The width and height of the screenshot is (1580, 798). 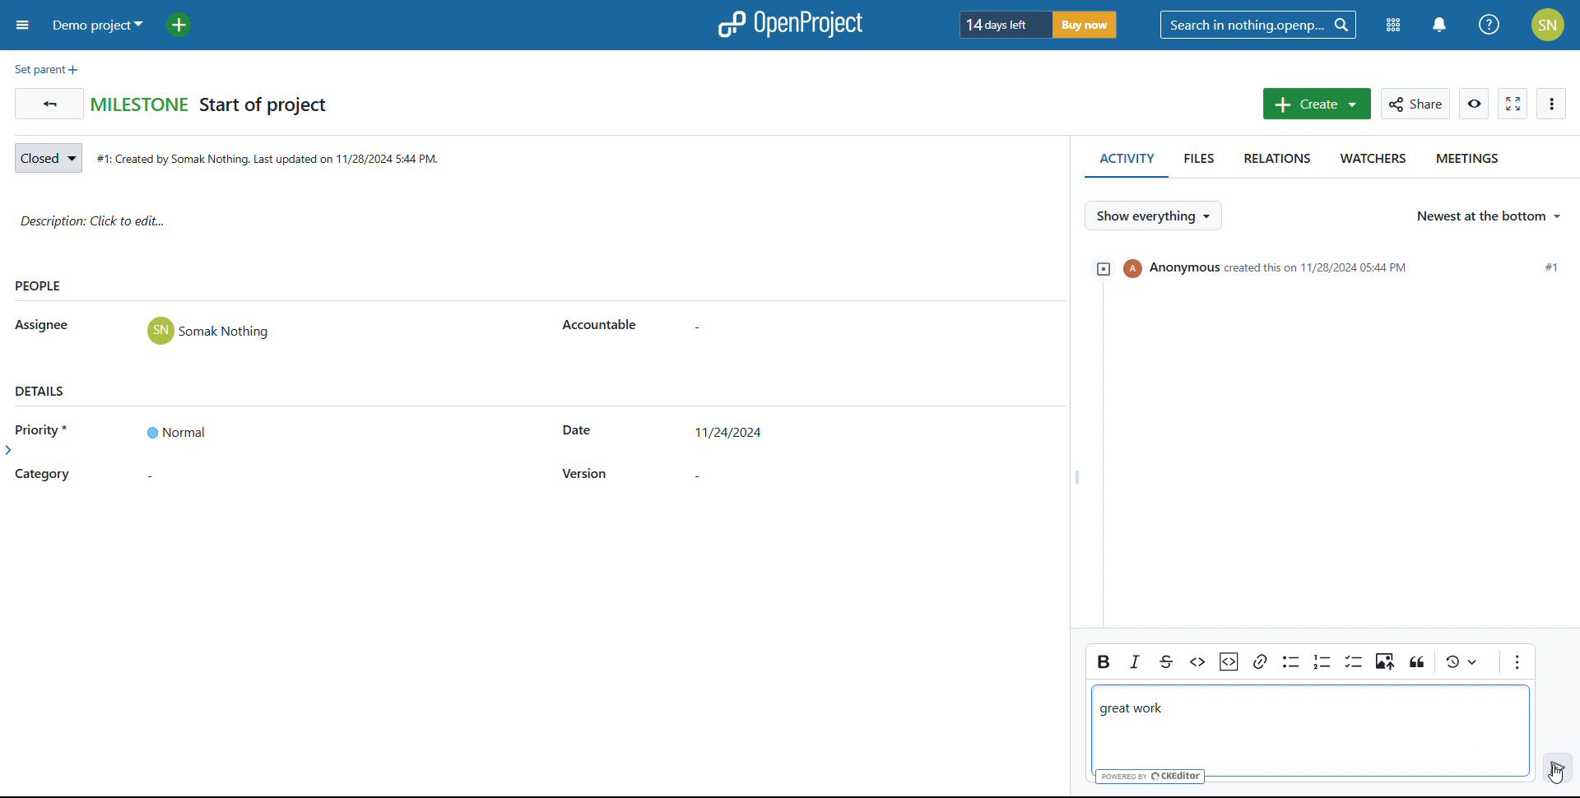 What do you see at coordinates (1087, 23) in the screenshot?
I see `buy now` at bounding box center [1087, 23].